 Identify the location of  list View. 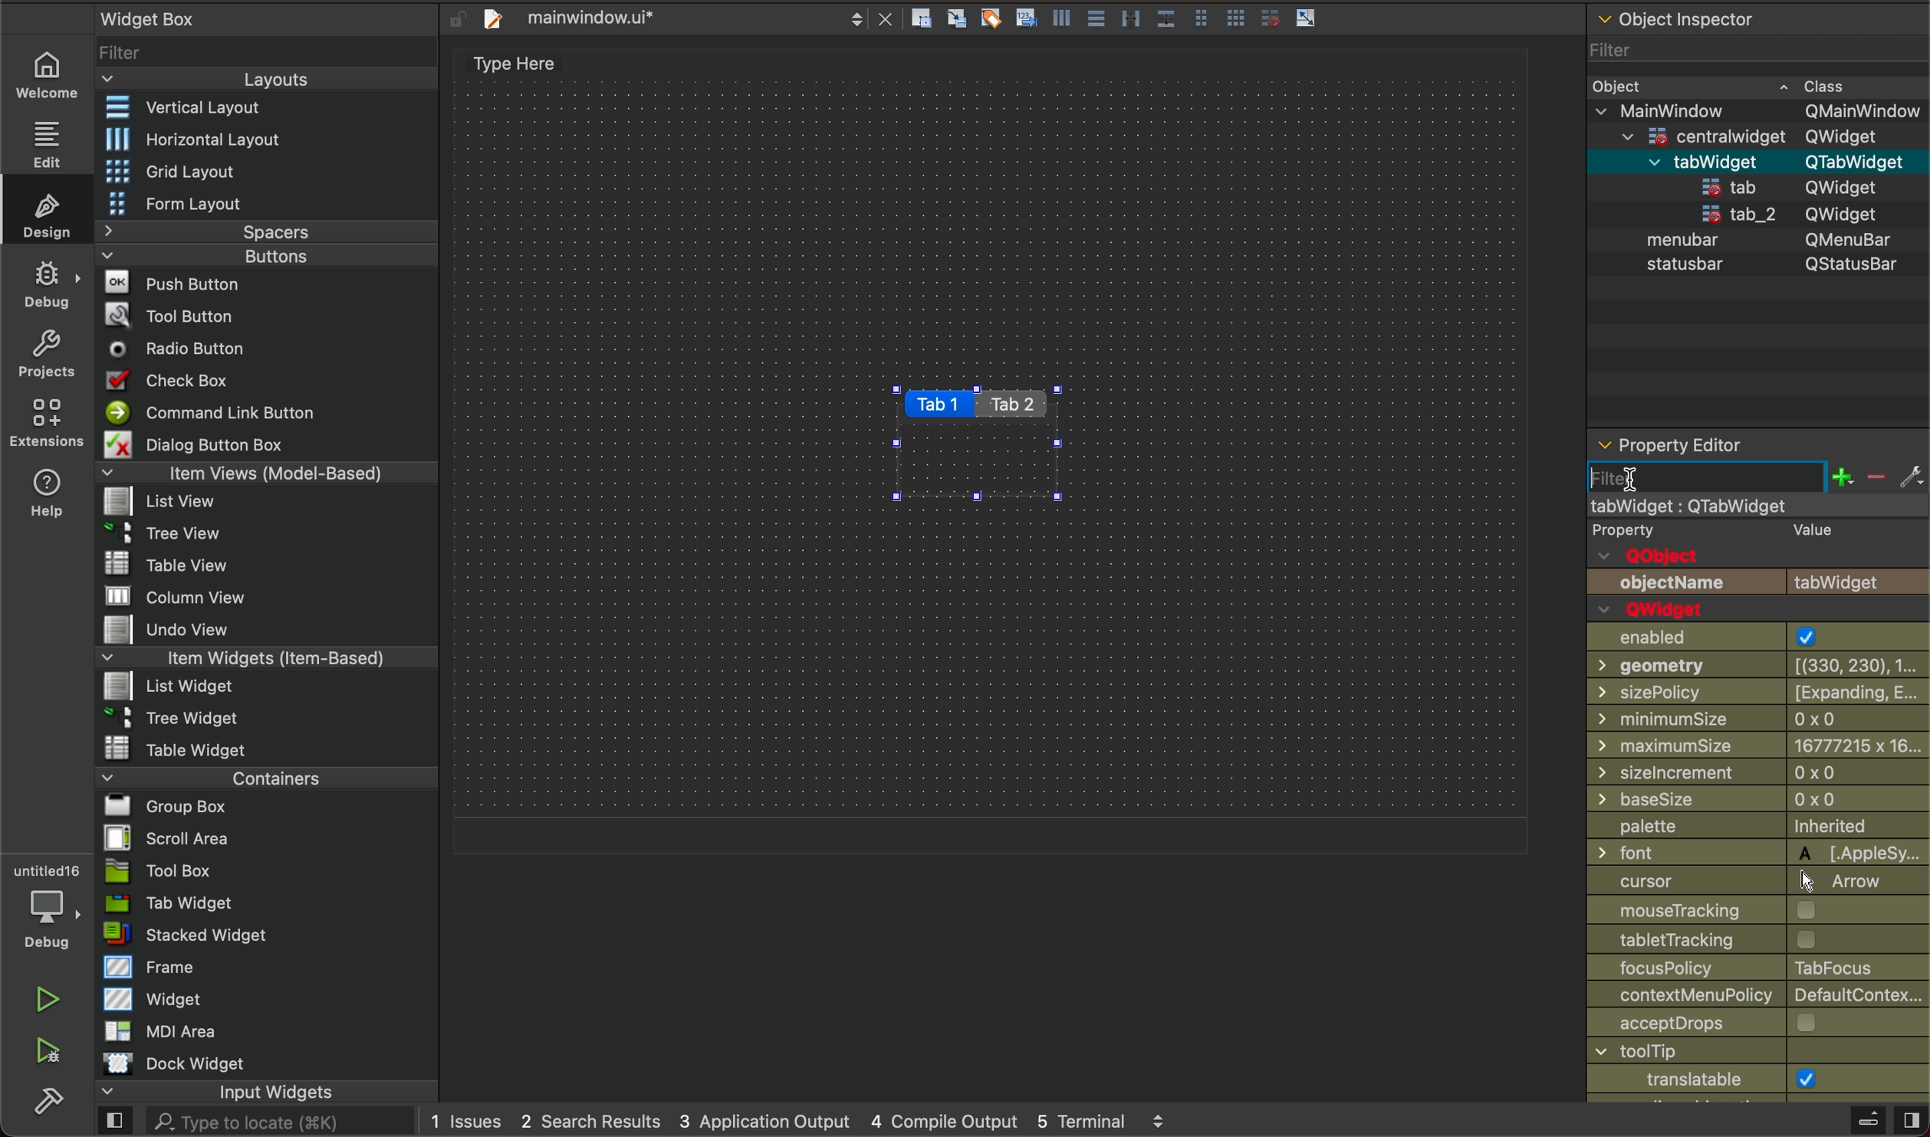
(161, 502).